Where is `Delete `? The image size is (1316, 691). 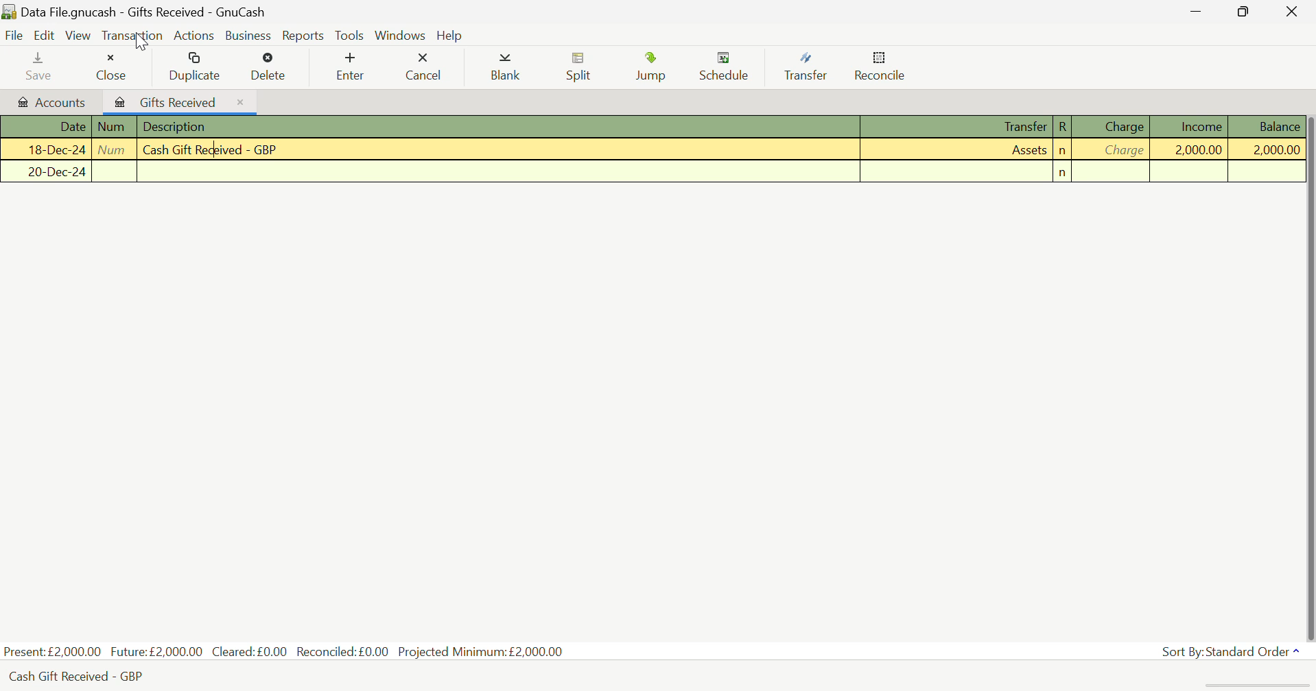 Delete  is located at coordinates (270, 67).